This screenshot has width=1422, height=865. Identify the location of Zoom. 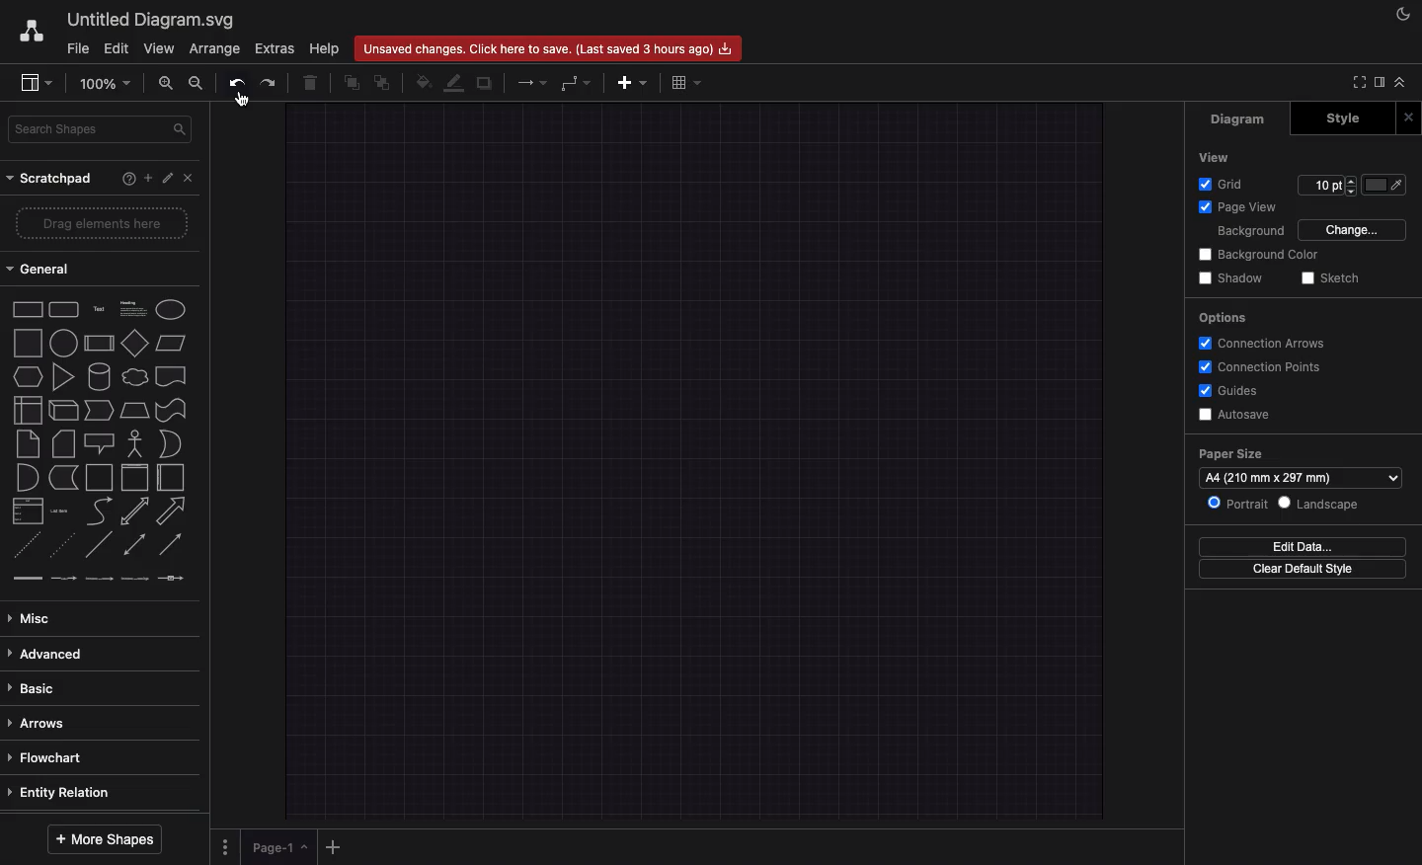
(104, 86).